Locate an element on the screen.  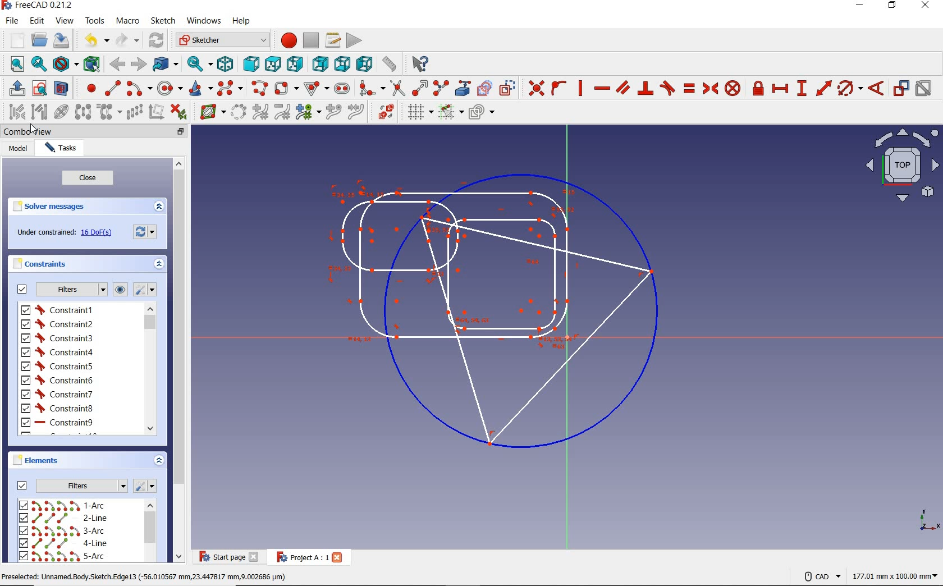
macros is located at coordinates (332, 40).